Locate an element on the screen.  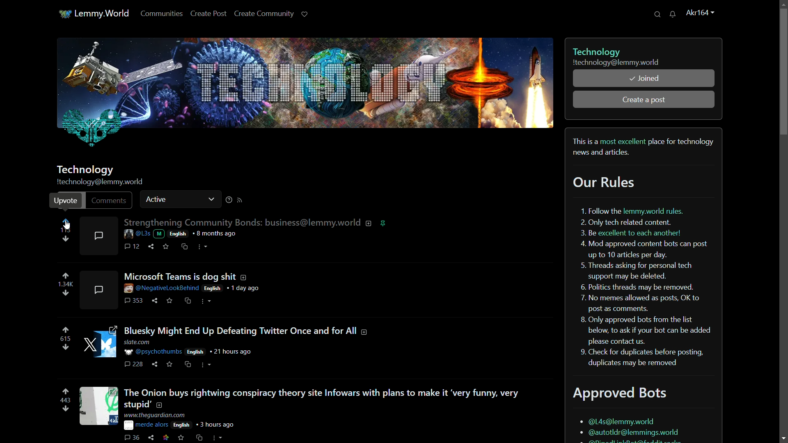
share is located at coordinates (152, 246).